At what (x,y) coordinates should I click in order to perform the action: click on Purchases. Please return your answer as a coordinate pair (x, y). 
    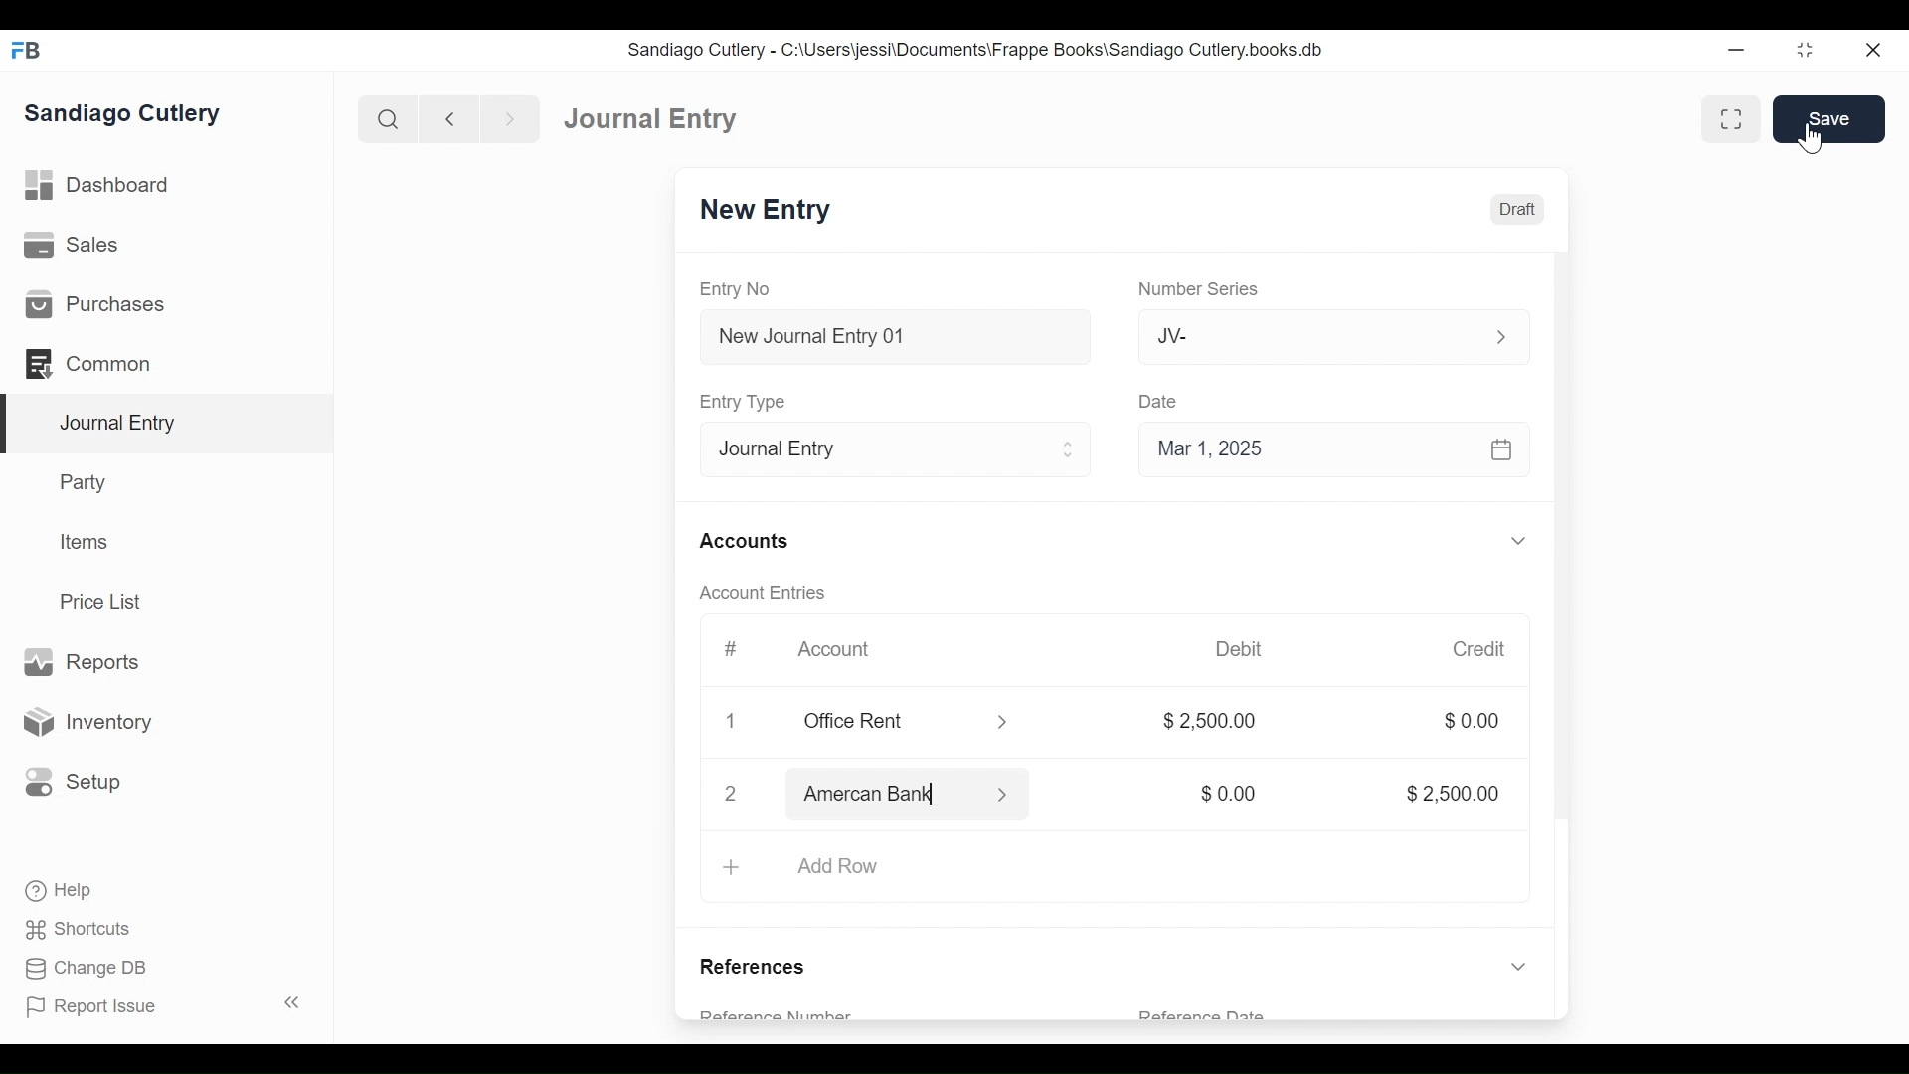
    Looking at the image, I should click on (166, 302).